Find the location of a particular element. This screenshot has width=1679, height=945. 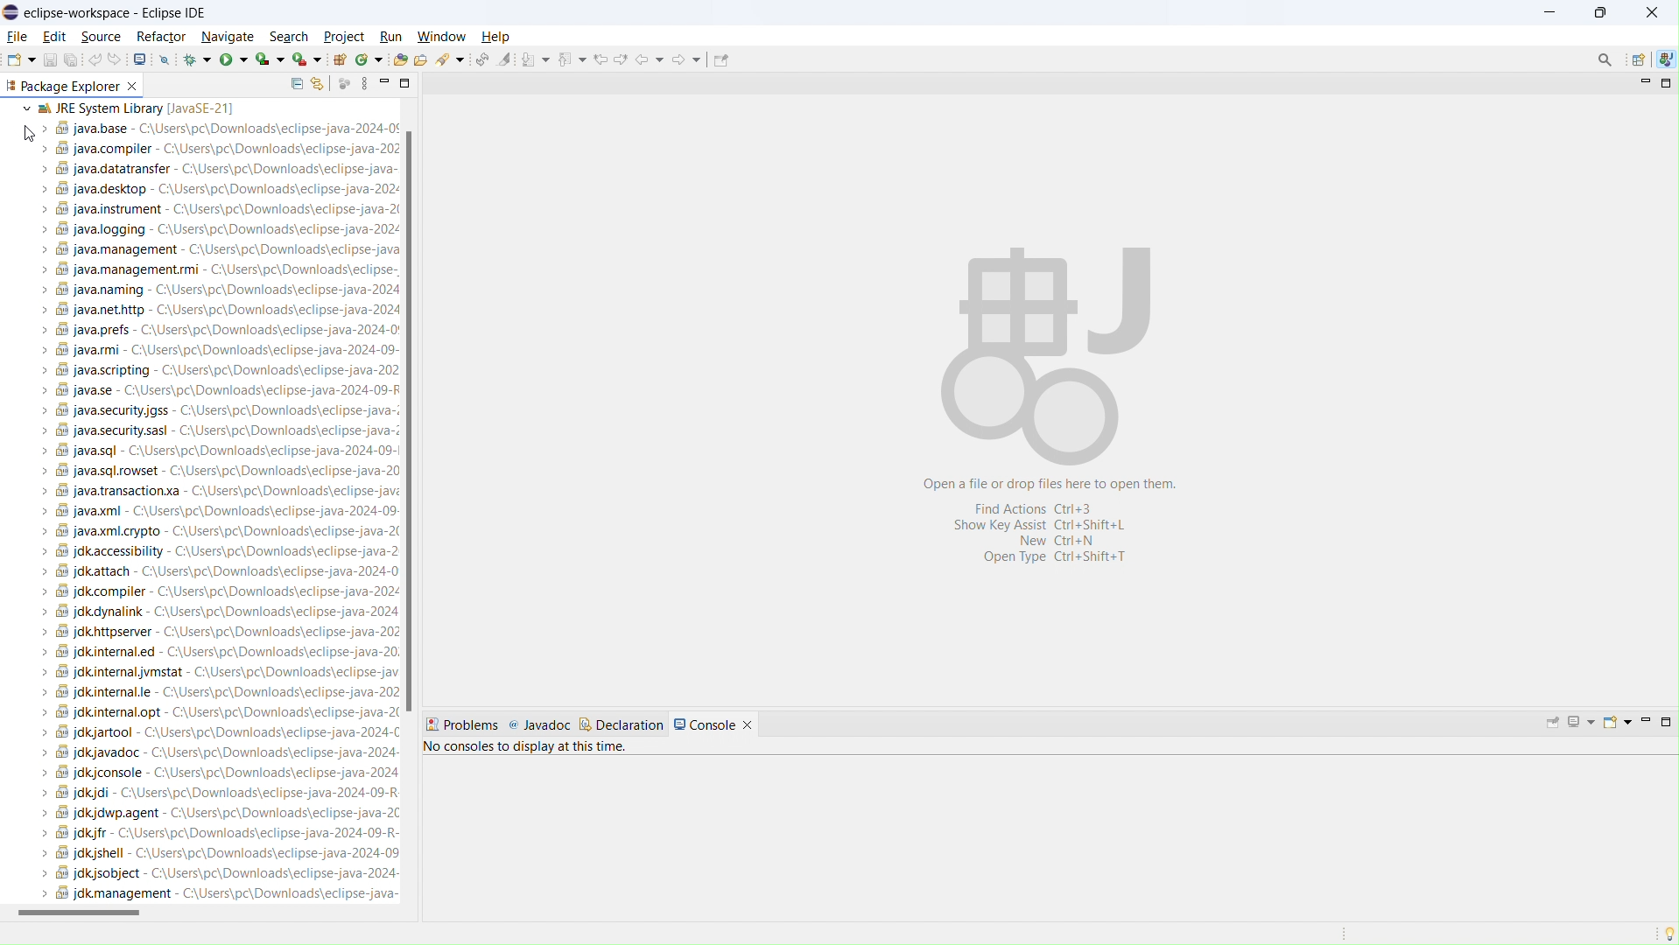

Search is located at coordinates (1605, 59).